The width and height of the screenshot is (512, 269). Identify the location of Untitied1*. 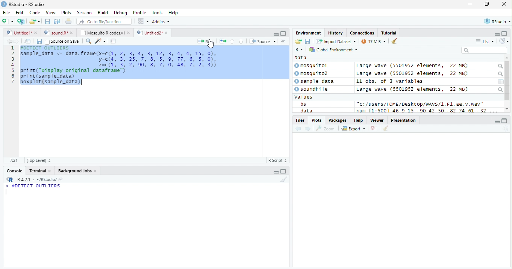
(22, 33).